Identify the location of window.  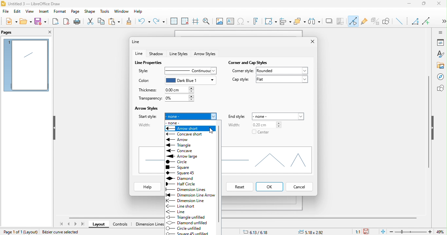
(120, 12).